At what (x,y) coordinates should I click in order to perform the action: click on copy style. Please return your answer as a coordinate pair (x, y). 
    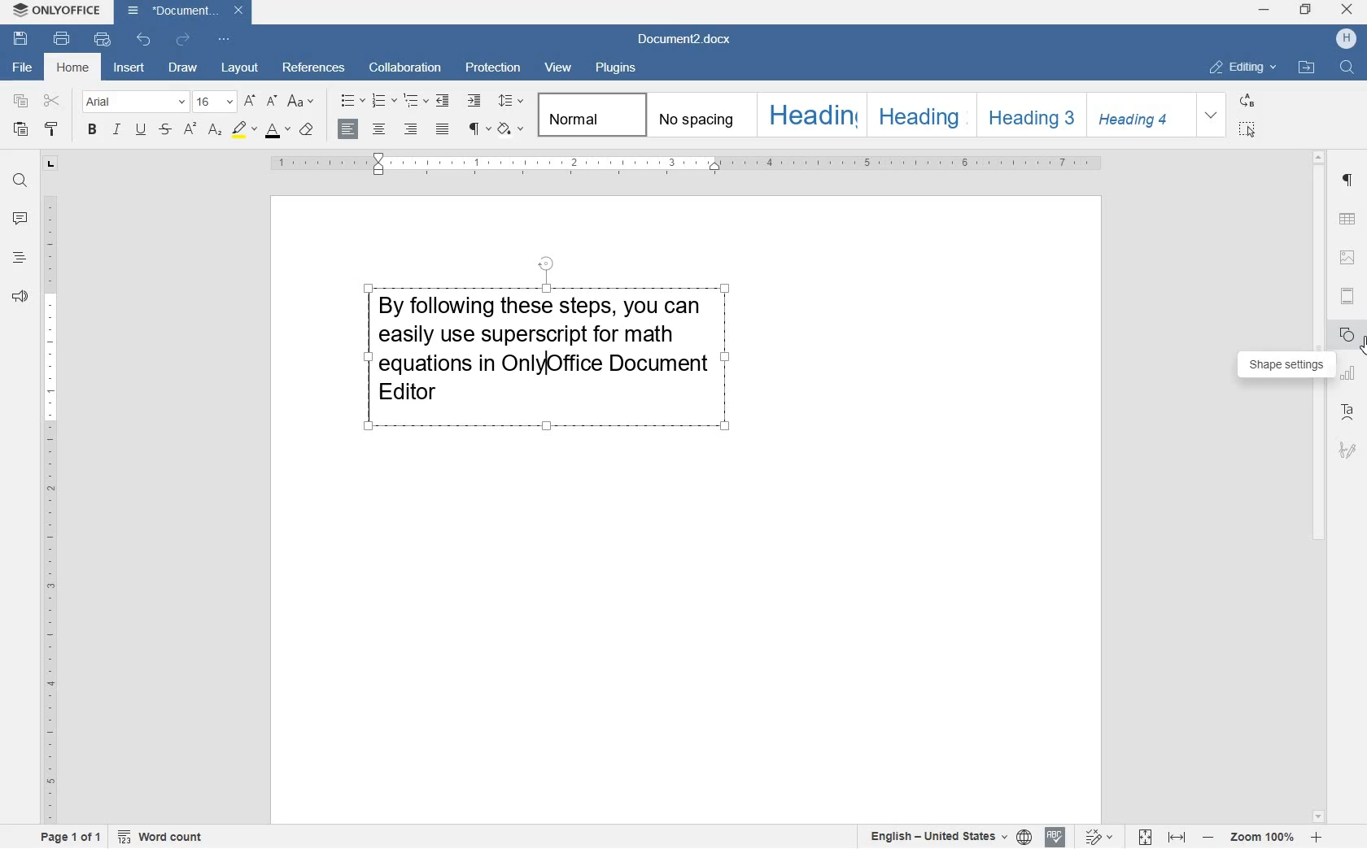
    Looking at the image, I should click on (52, 129).